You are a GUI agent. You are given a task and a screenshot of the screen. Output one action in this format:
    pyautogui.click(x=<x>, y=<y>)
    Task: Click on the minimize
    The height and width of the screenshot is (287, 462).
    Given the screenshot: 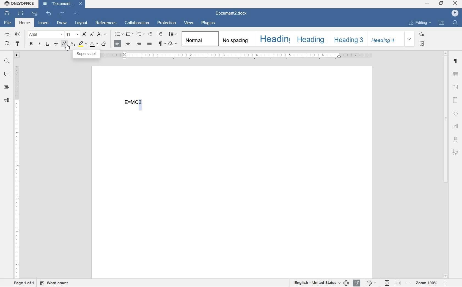 What is the action you would take?
    pyautogui.click(x=427, y=3)
    